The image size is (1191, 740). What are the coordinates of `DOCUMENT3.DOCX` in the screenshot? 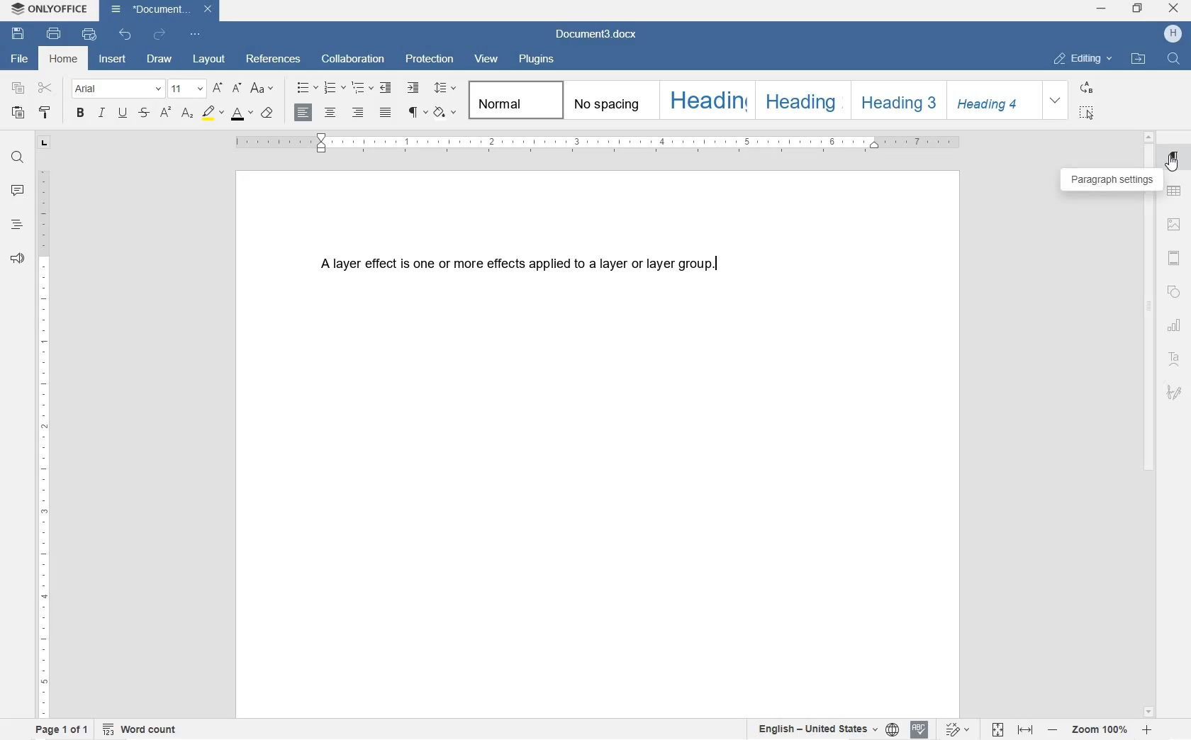 It's located at (164, 11).